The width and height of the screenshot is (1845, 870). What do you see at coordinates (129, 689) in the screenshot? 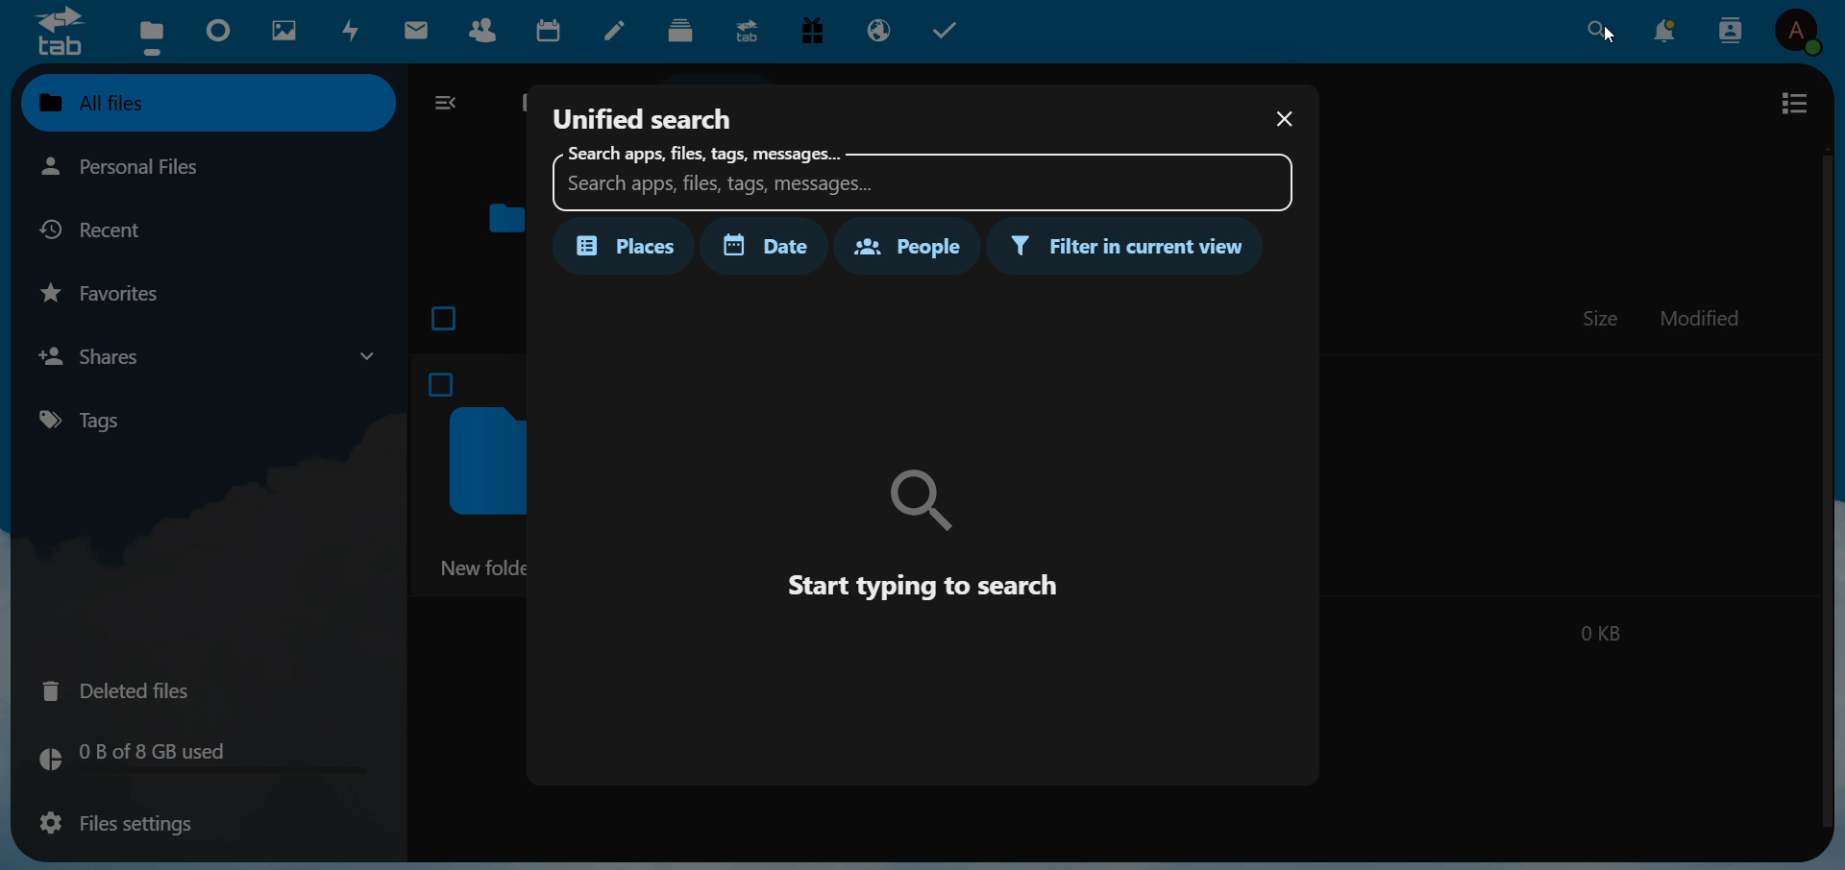
I see `deleted files` at bounding box center [129, 689].